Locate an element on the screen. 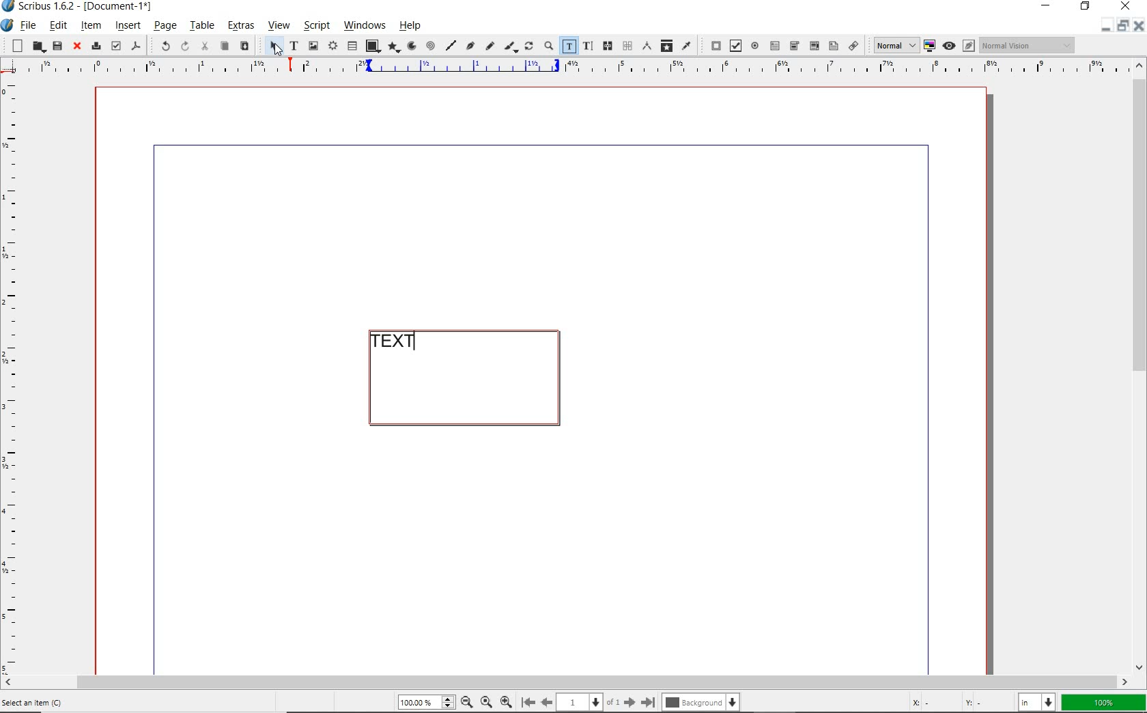 Image resolution: width=1147 pixels, height=713 pixels. Close is located at coordinates (1138, 26).